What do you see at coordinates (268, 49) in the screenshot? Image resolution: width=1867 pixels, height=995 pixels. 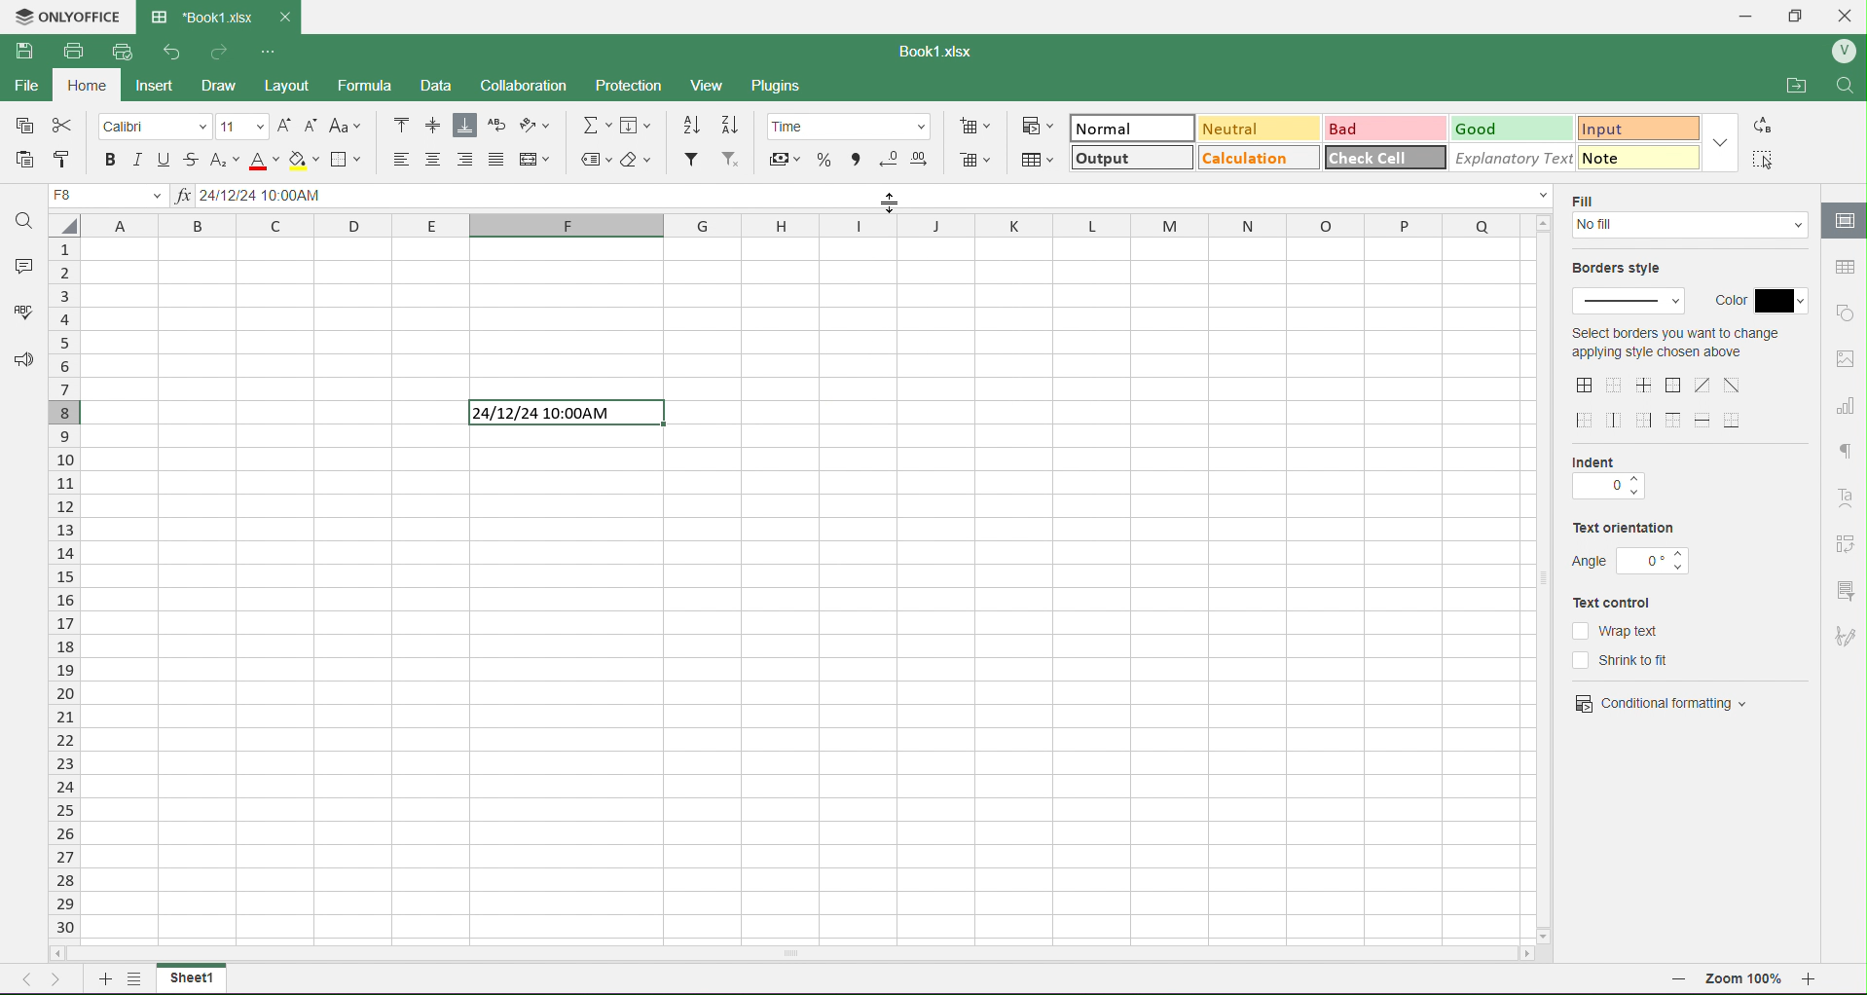 I see `Customize Quick Access Toolbar` at bounding box center [268, 49].